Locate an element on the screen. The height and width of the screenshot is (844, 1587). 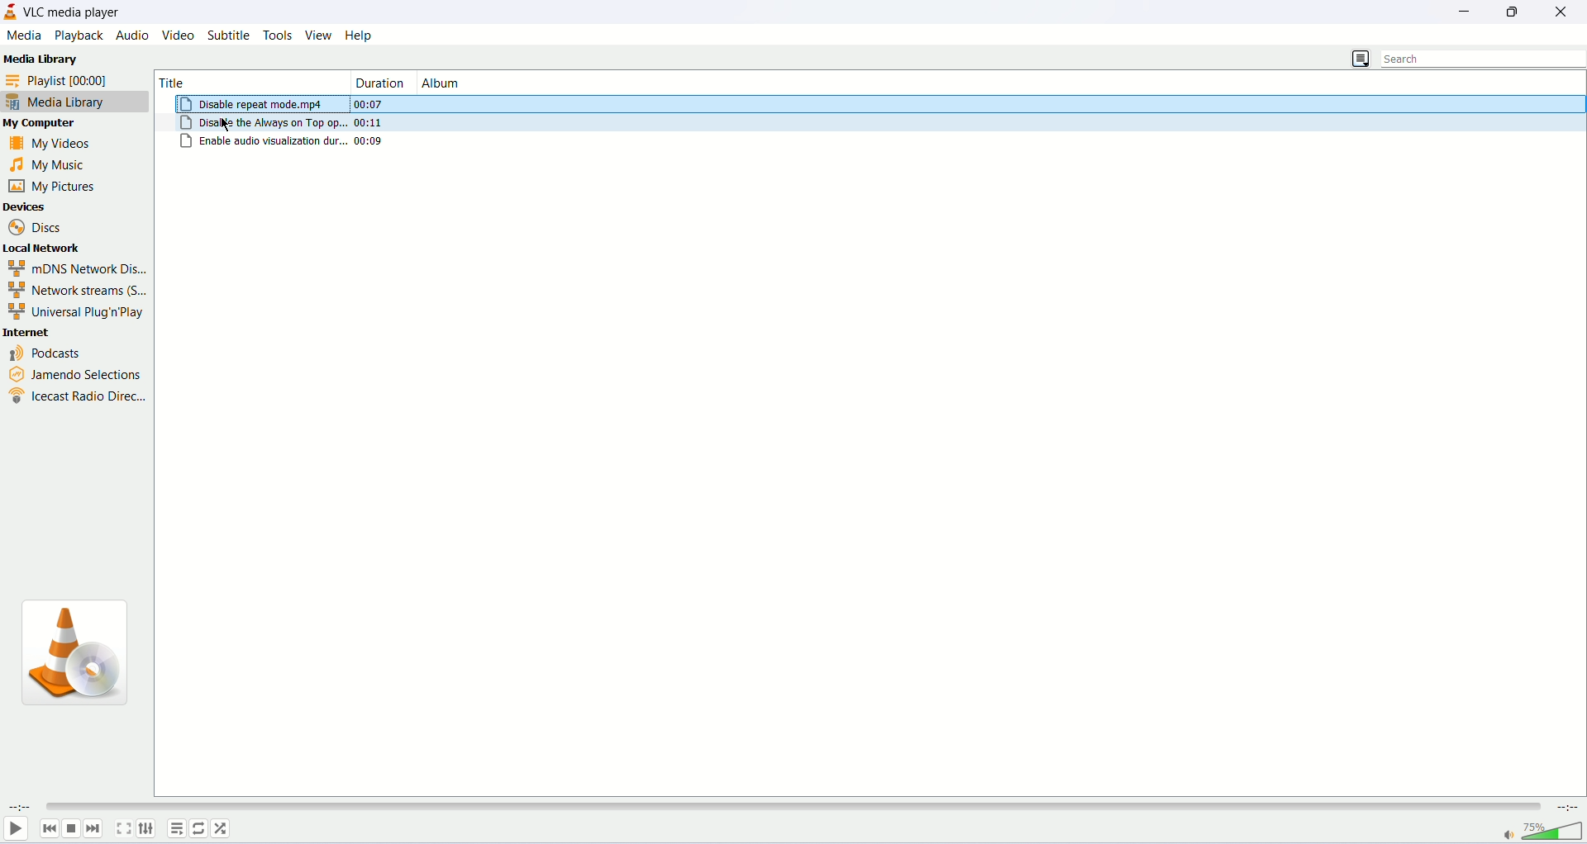
play is located at coordinates (14, 829).